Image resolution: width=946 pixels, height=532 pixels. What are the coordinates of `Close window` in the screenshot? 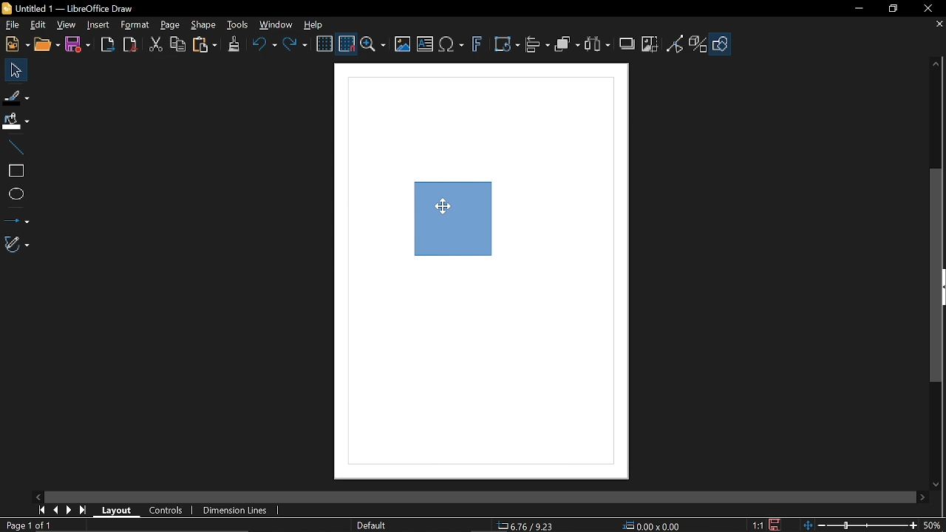 It's located at (928, 9).